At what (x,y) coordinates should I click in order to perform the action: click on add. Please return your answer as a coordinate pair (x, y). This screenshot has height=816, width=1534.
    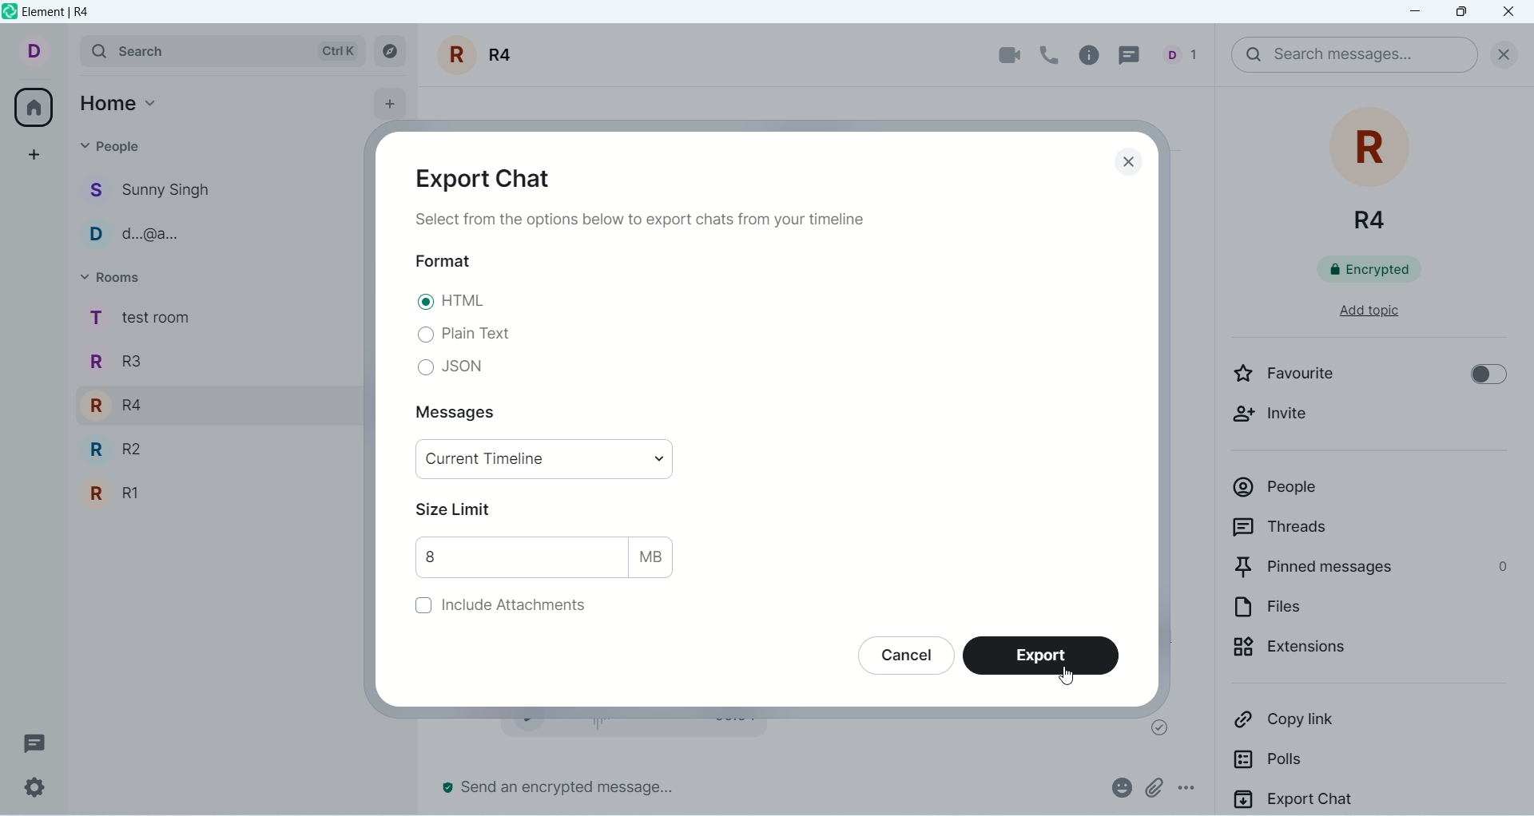
    Looking at the image, I should click on (392, 101).